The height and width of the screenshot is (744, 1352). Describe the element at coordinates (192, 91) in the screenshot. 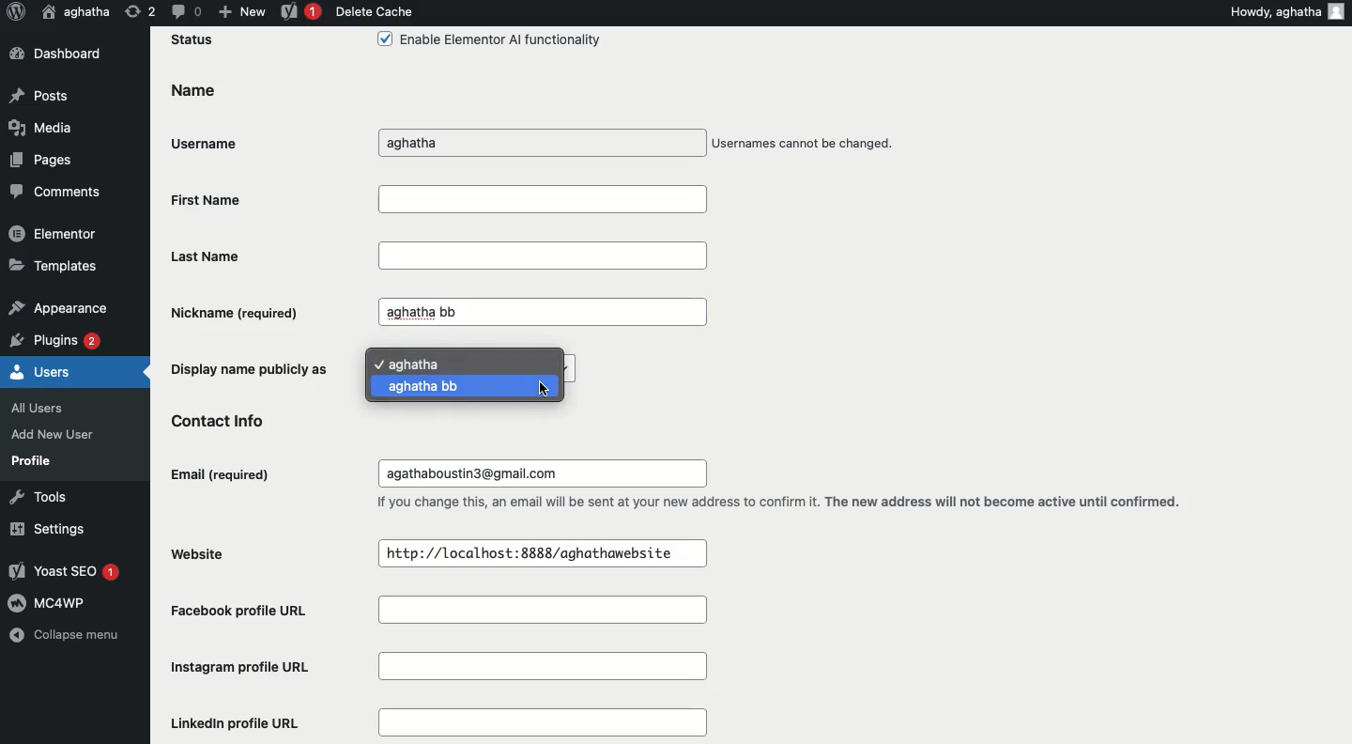

I see `Name` at that location.